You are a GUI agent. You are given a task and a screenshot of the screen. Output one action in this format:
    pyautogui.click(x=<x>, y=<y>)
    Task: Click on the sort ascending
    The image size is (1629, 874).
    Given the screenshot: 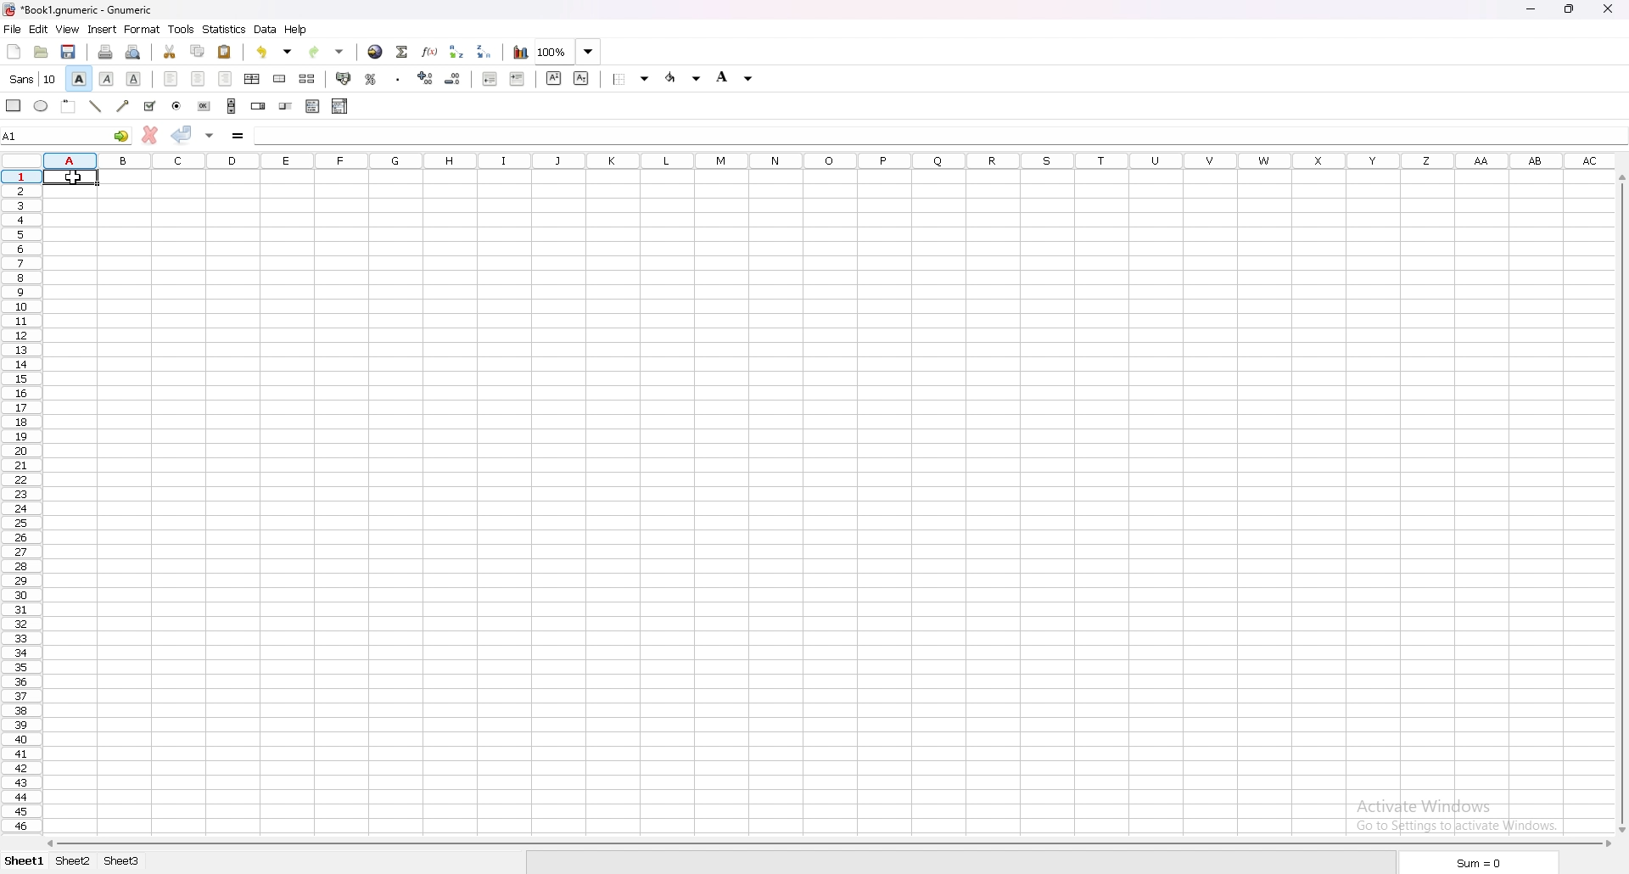 What is the action you would take?
    pyautogui.click(x=456, y=52)
    